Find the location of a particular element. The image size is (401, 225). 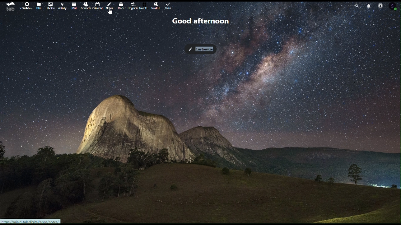

URL is located at coordinates (33, 221).